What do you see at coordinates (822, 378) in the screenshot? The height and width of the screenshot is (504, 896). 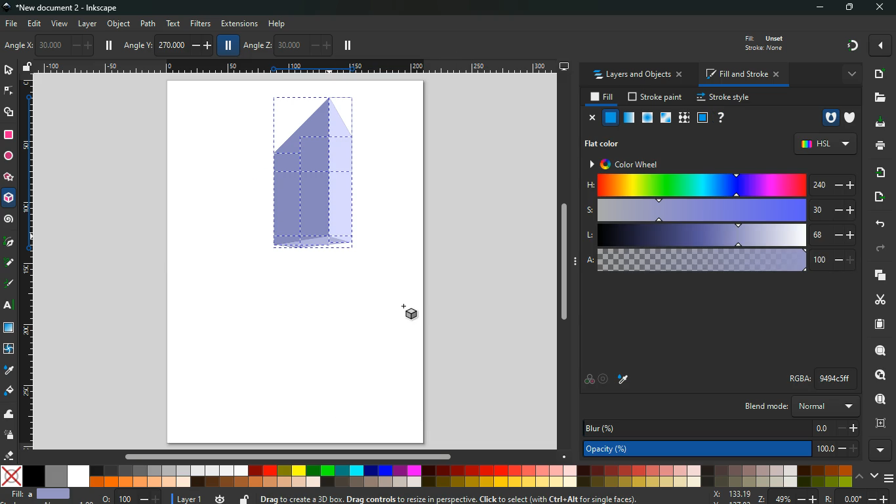 I see `rgba` at bounding box center [822, 378].